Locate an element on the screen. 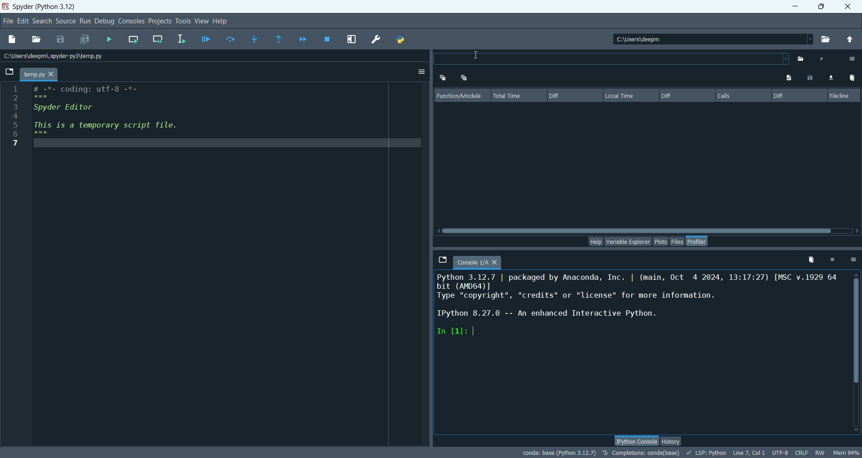  run files is located at coordinates (113, 40).